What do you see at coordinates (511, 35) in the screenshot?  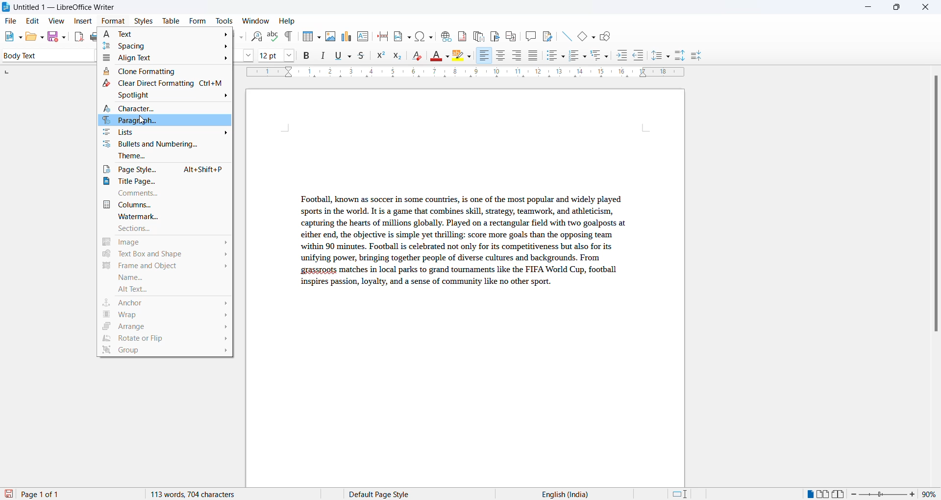 I see `show track changes function` at bounding box center [511, 35].